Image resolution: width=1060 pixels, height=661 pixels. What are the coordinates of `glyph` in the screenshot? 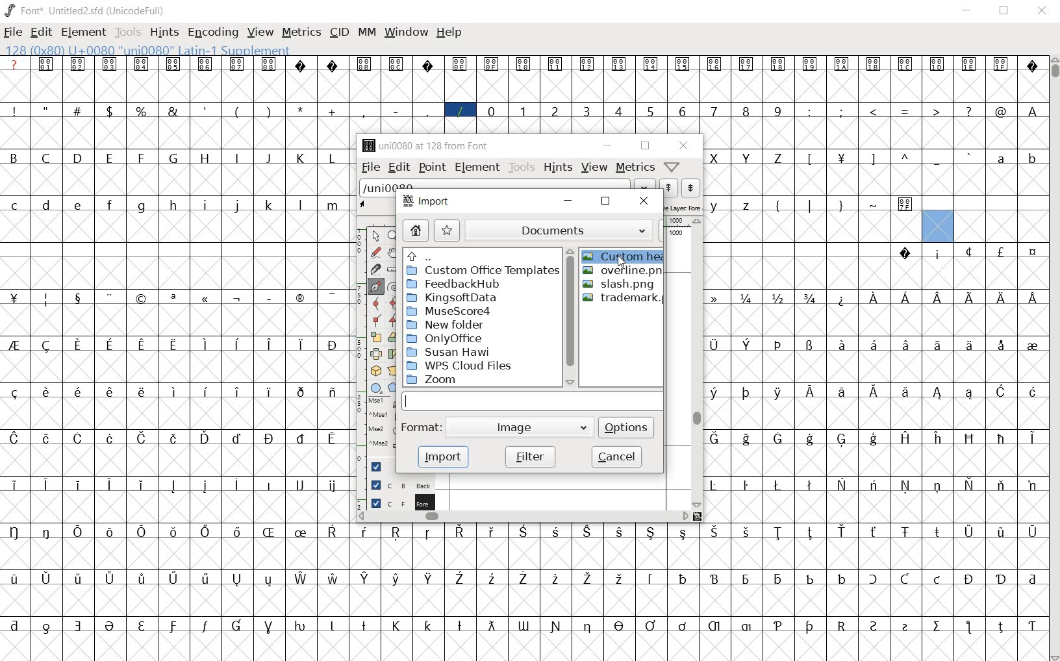 It's located at (79, 392).